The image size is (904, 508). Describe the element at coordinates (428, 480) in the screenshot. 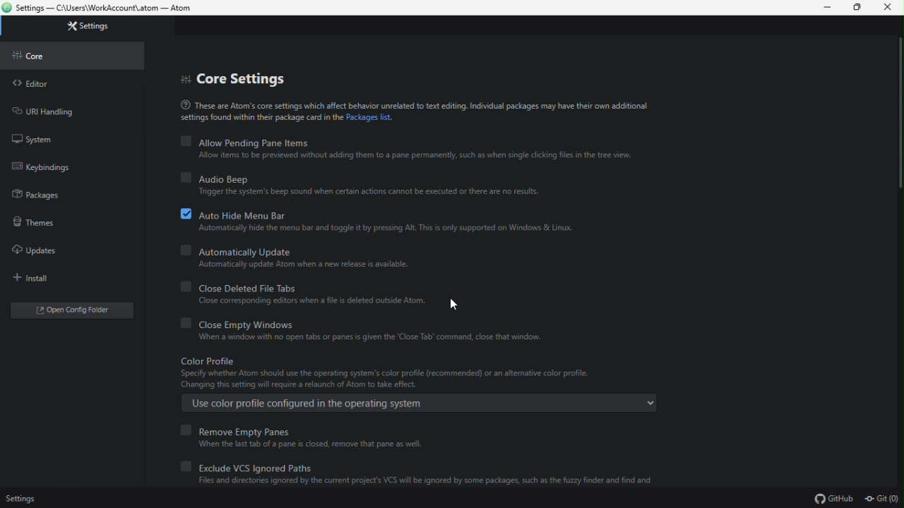

I see `Files and directories ignored by the current project's VCS will be ignored by some packages, such as the fuzzy finder and find and` at that location.